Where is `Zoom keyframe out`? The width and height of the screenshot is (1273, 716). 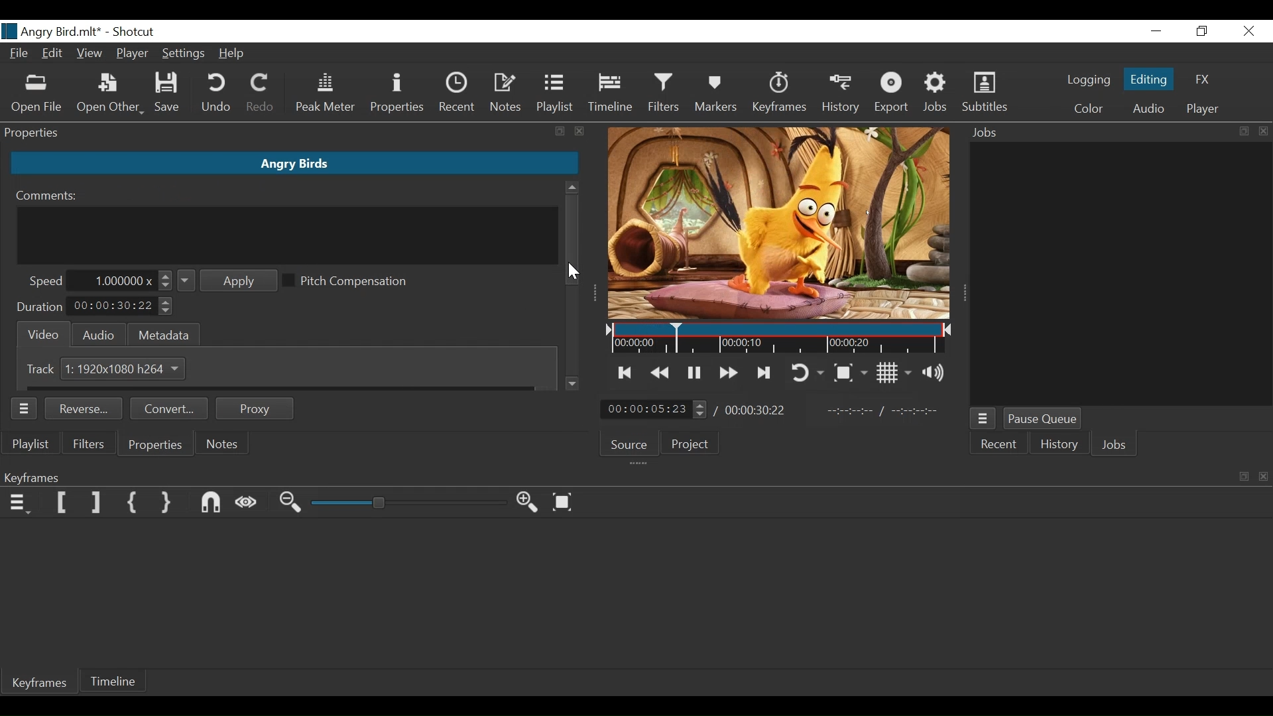
Zoom keyframe out is located at coordinates (292, 504).